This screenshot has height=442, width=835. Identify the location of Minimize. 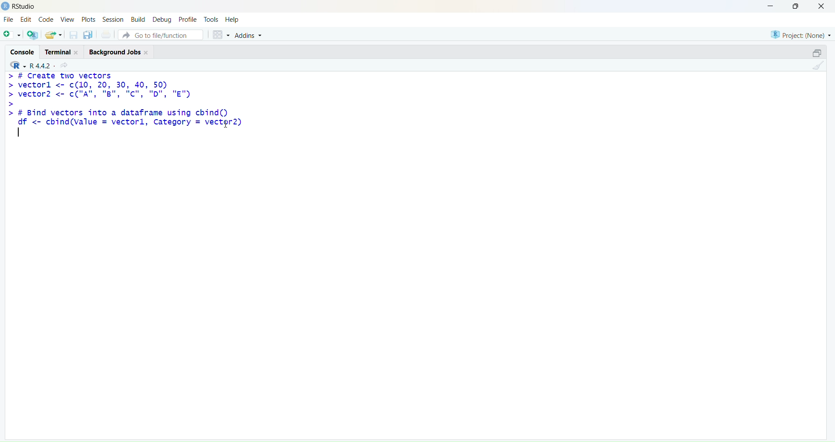
(770, 7).